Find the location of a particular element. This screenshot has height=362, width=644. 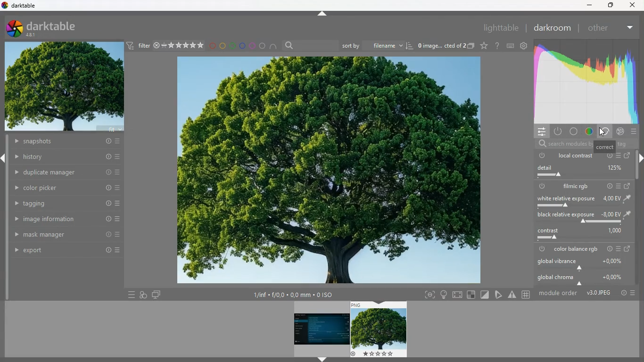

module order is located at coordinates (559, 294).